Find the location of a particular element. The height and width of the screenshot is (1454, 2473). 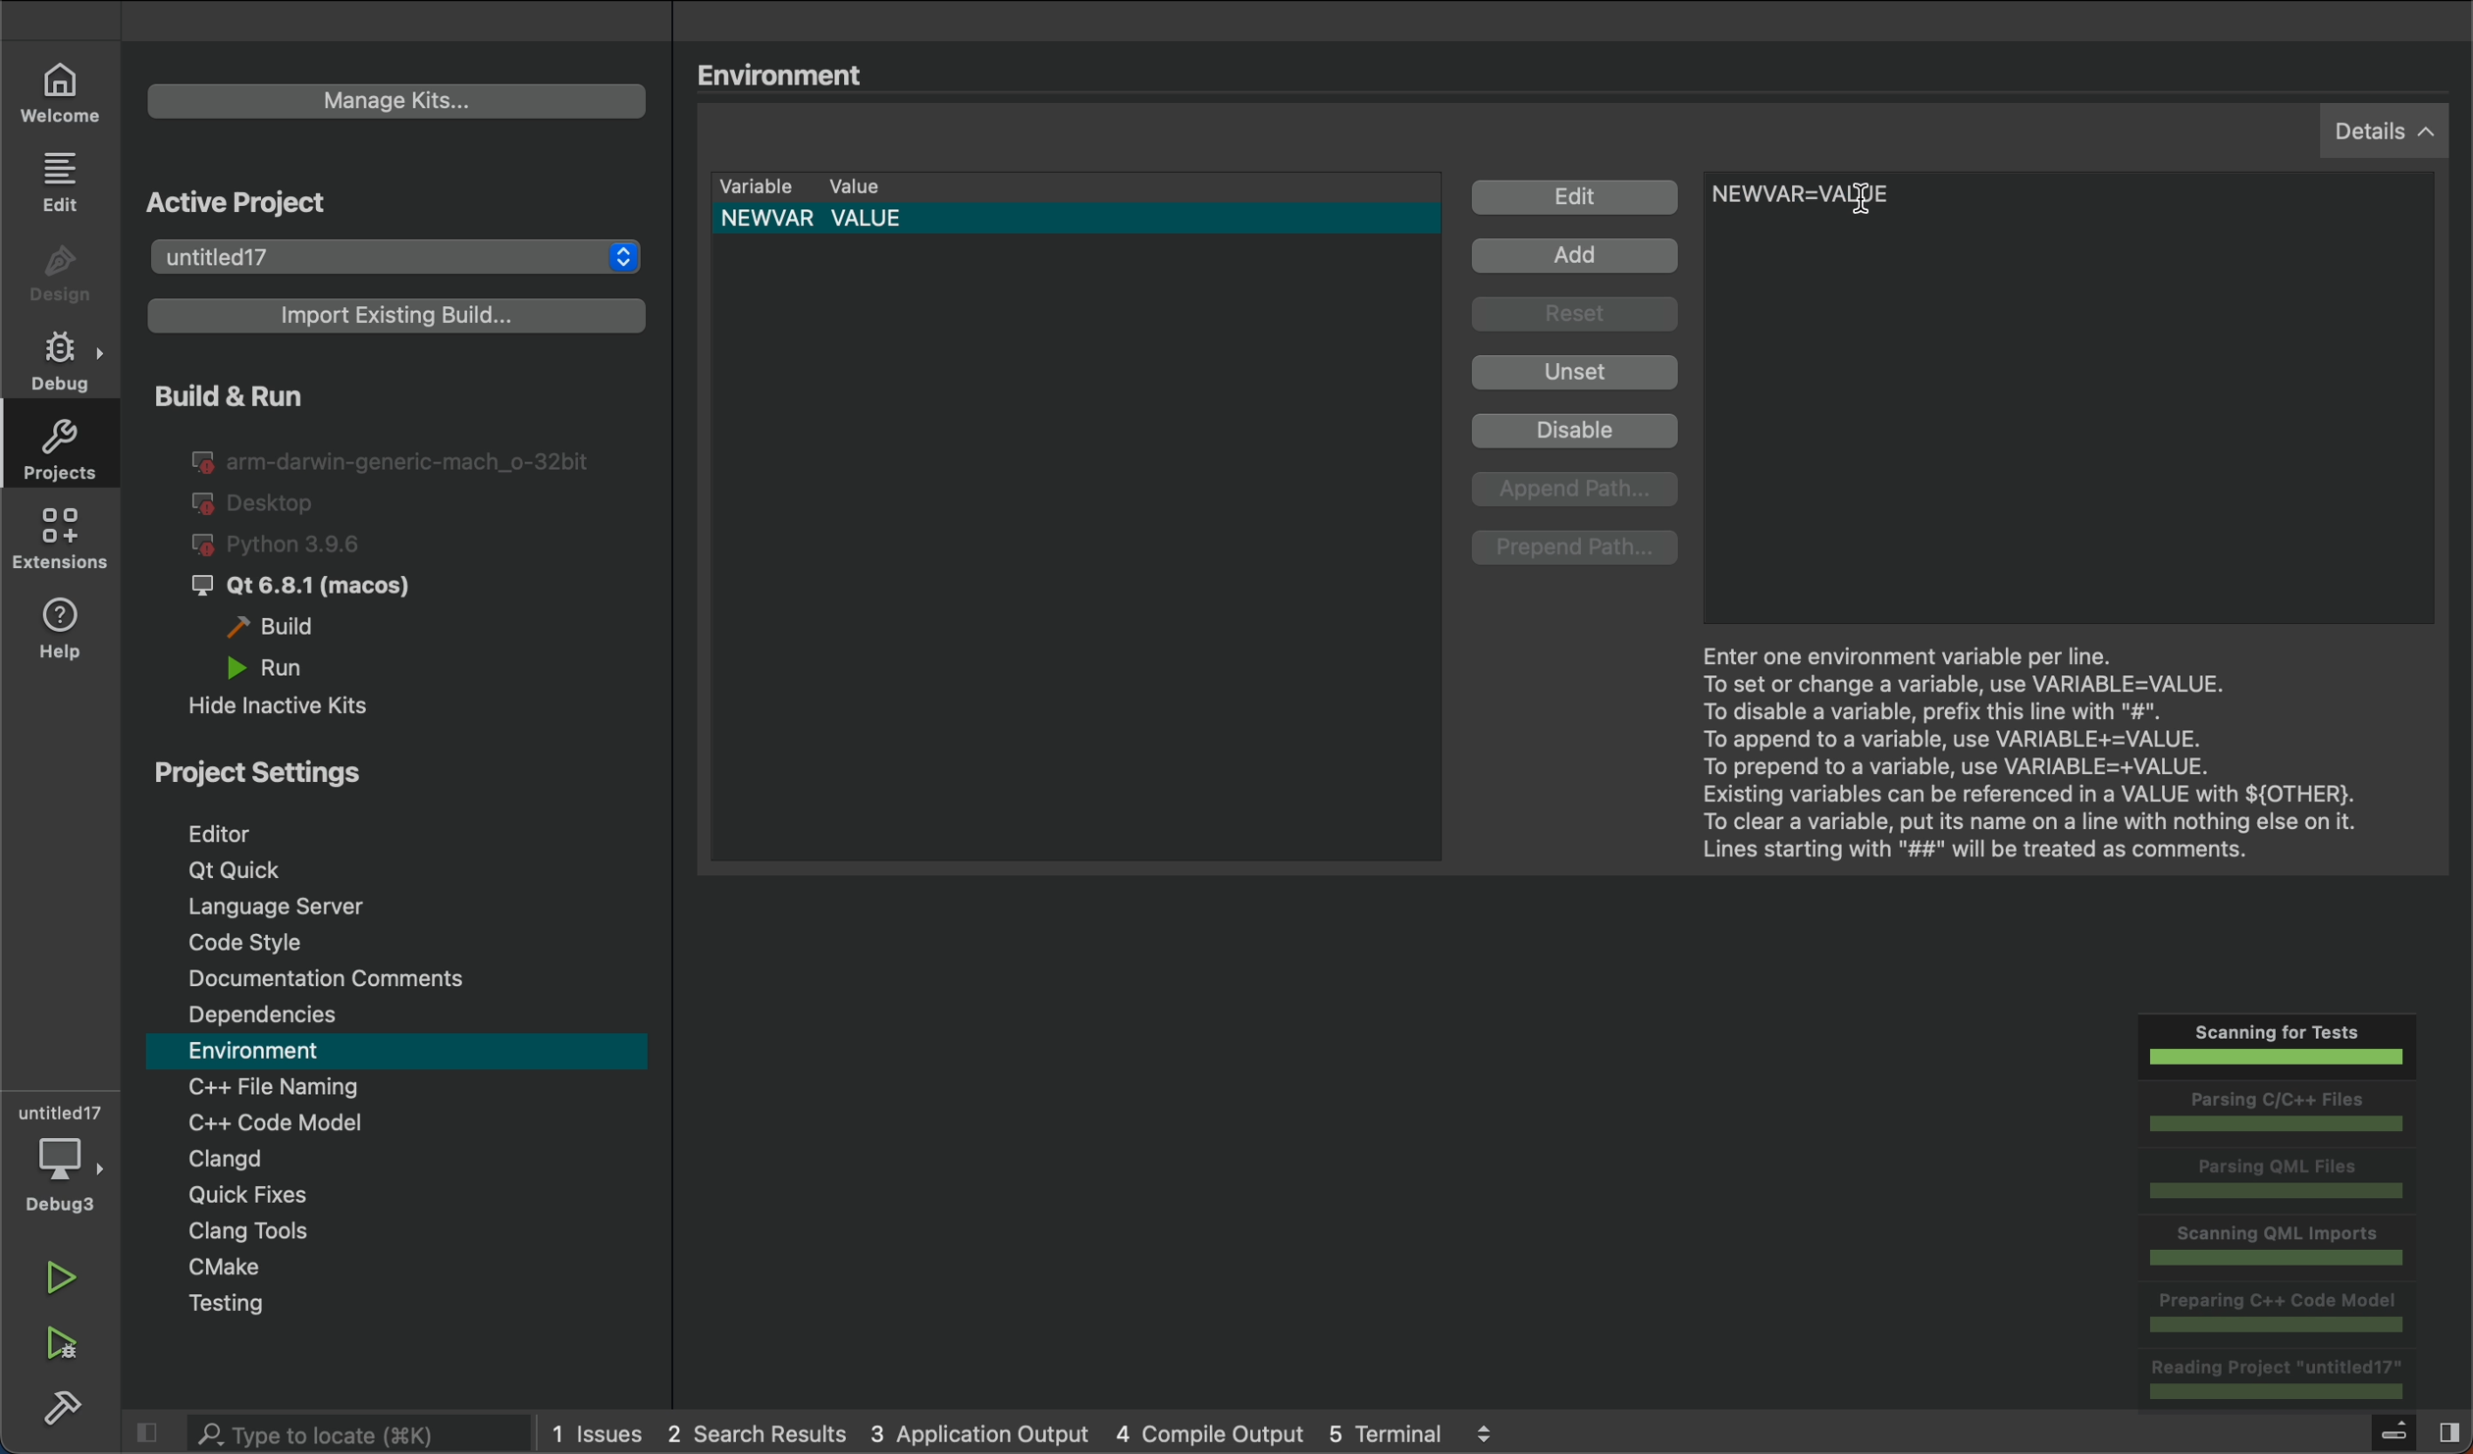

help is located at coordinates (63, 634).